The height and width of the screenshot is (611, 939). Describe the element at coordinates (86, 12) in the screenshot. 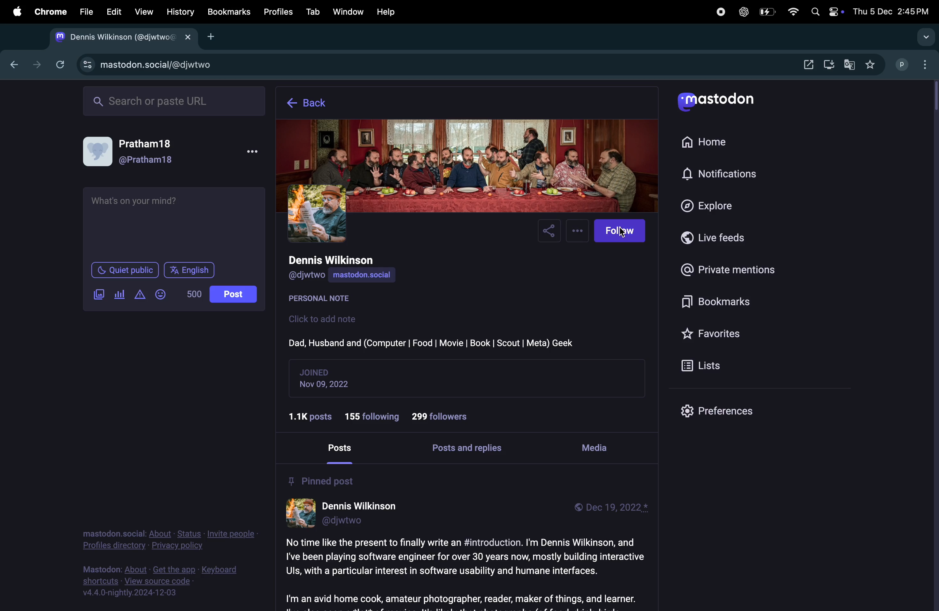

I see `file` at that location.